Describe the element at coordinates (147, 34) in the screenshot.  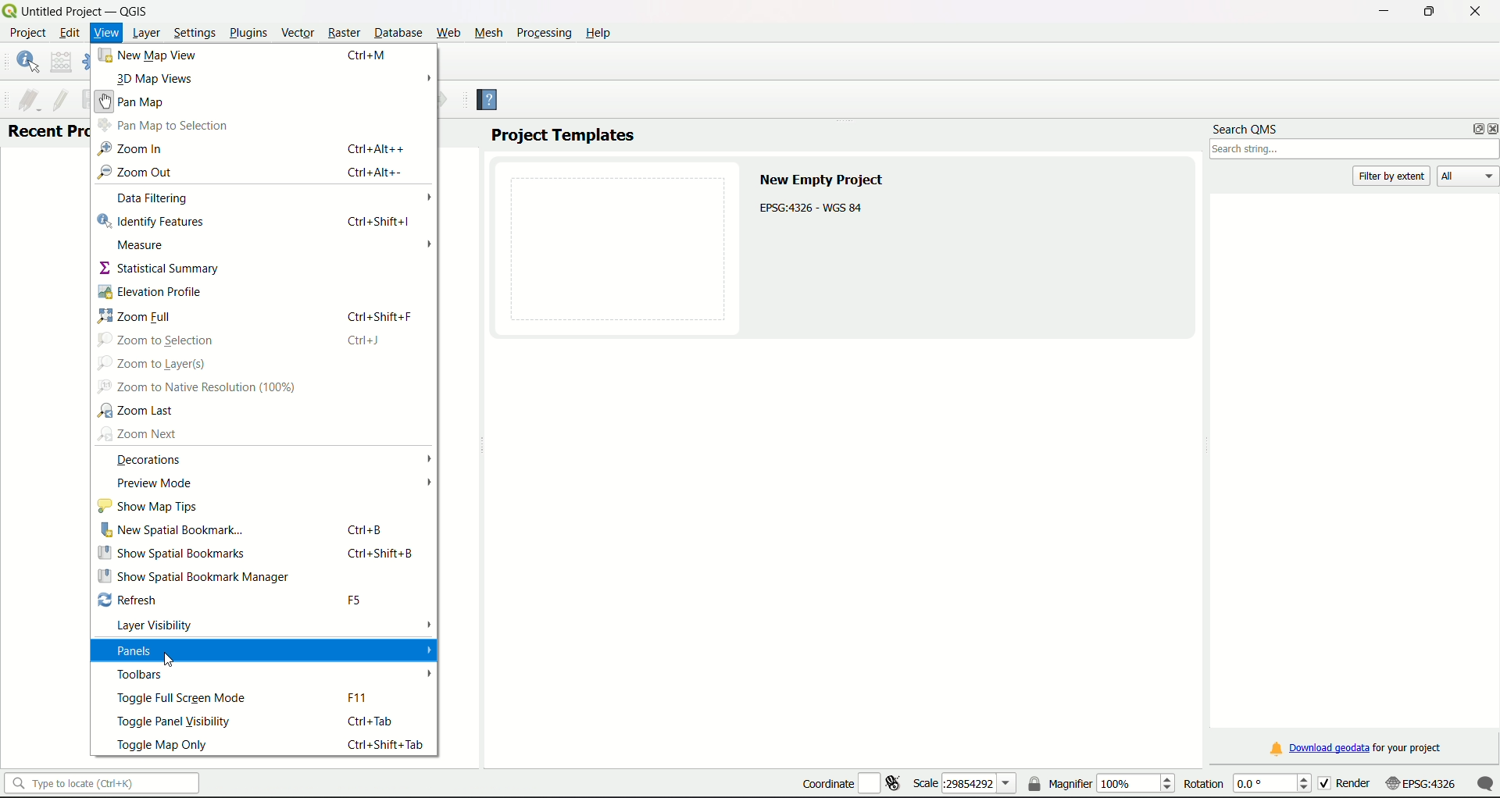
I see `Layer` at that location.